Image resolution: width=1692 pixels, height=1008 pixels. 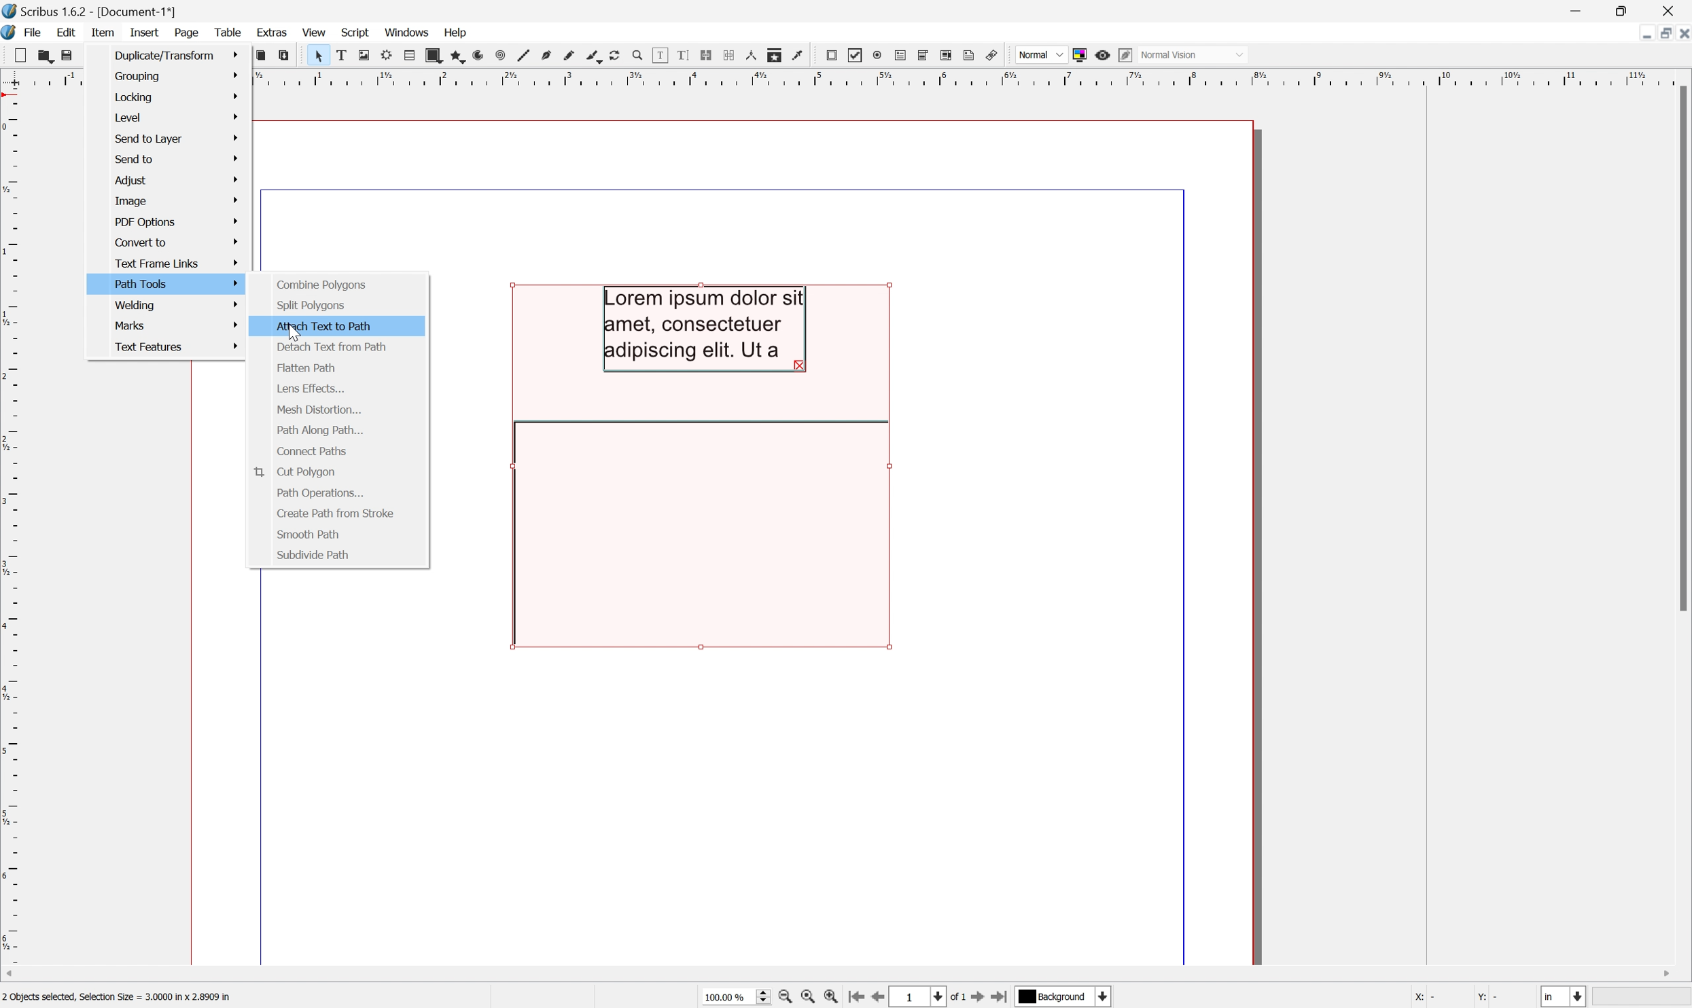 I want to click on Close, so click(x=1681, y=32).